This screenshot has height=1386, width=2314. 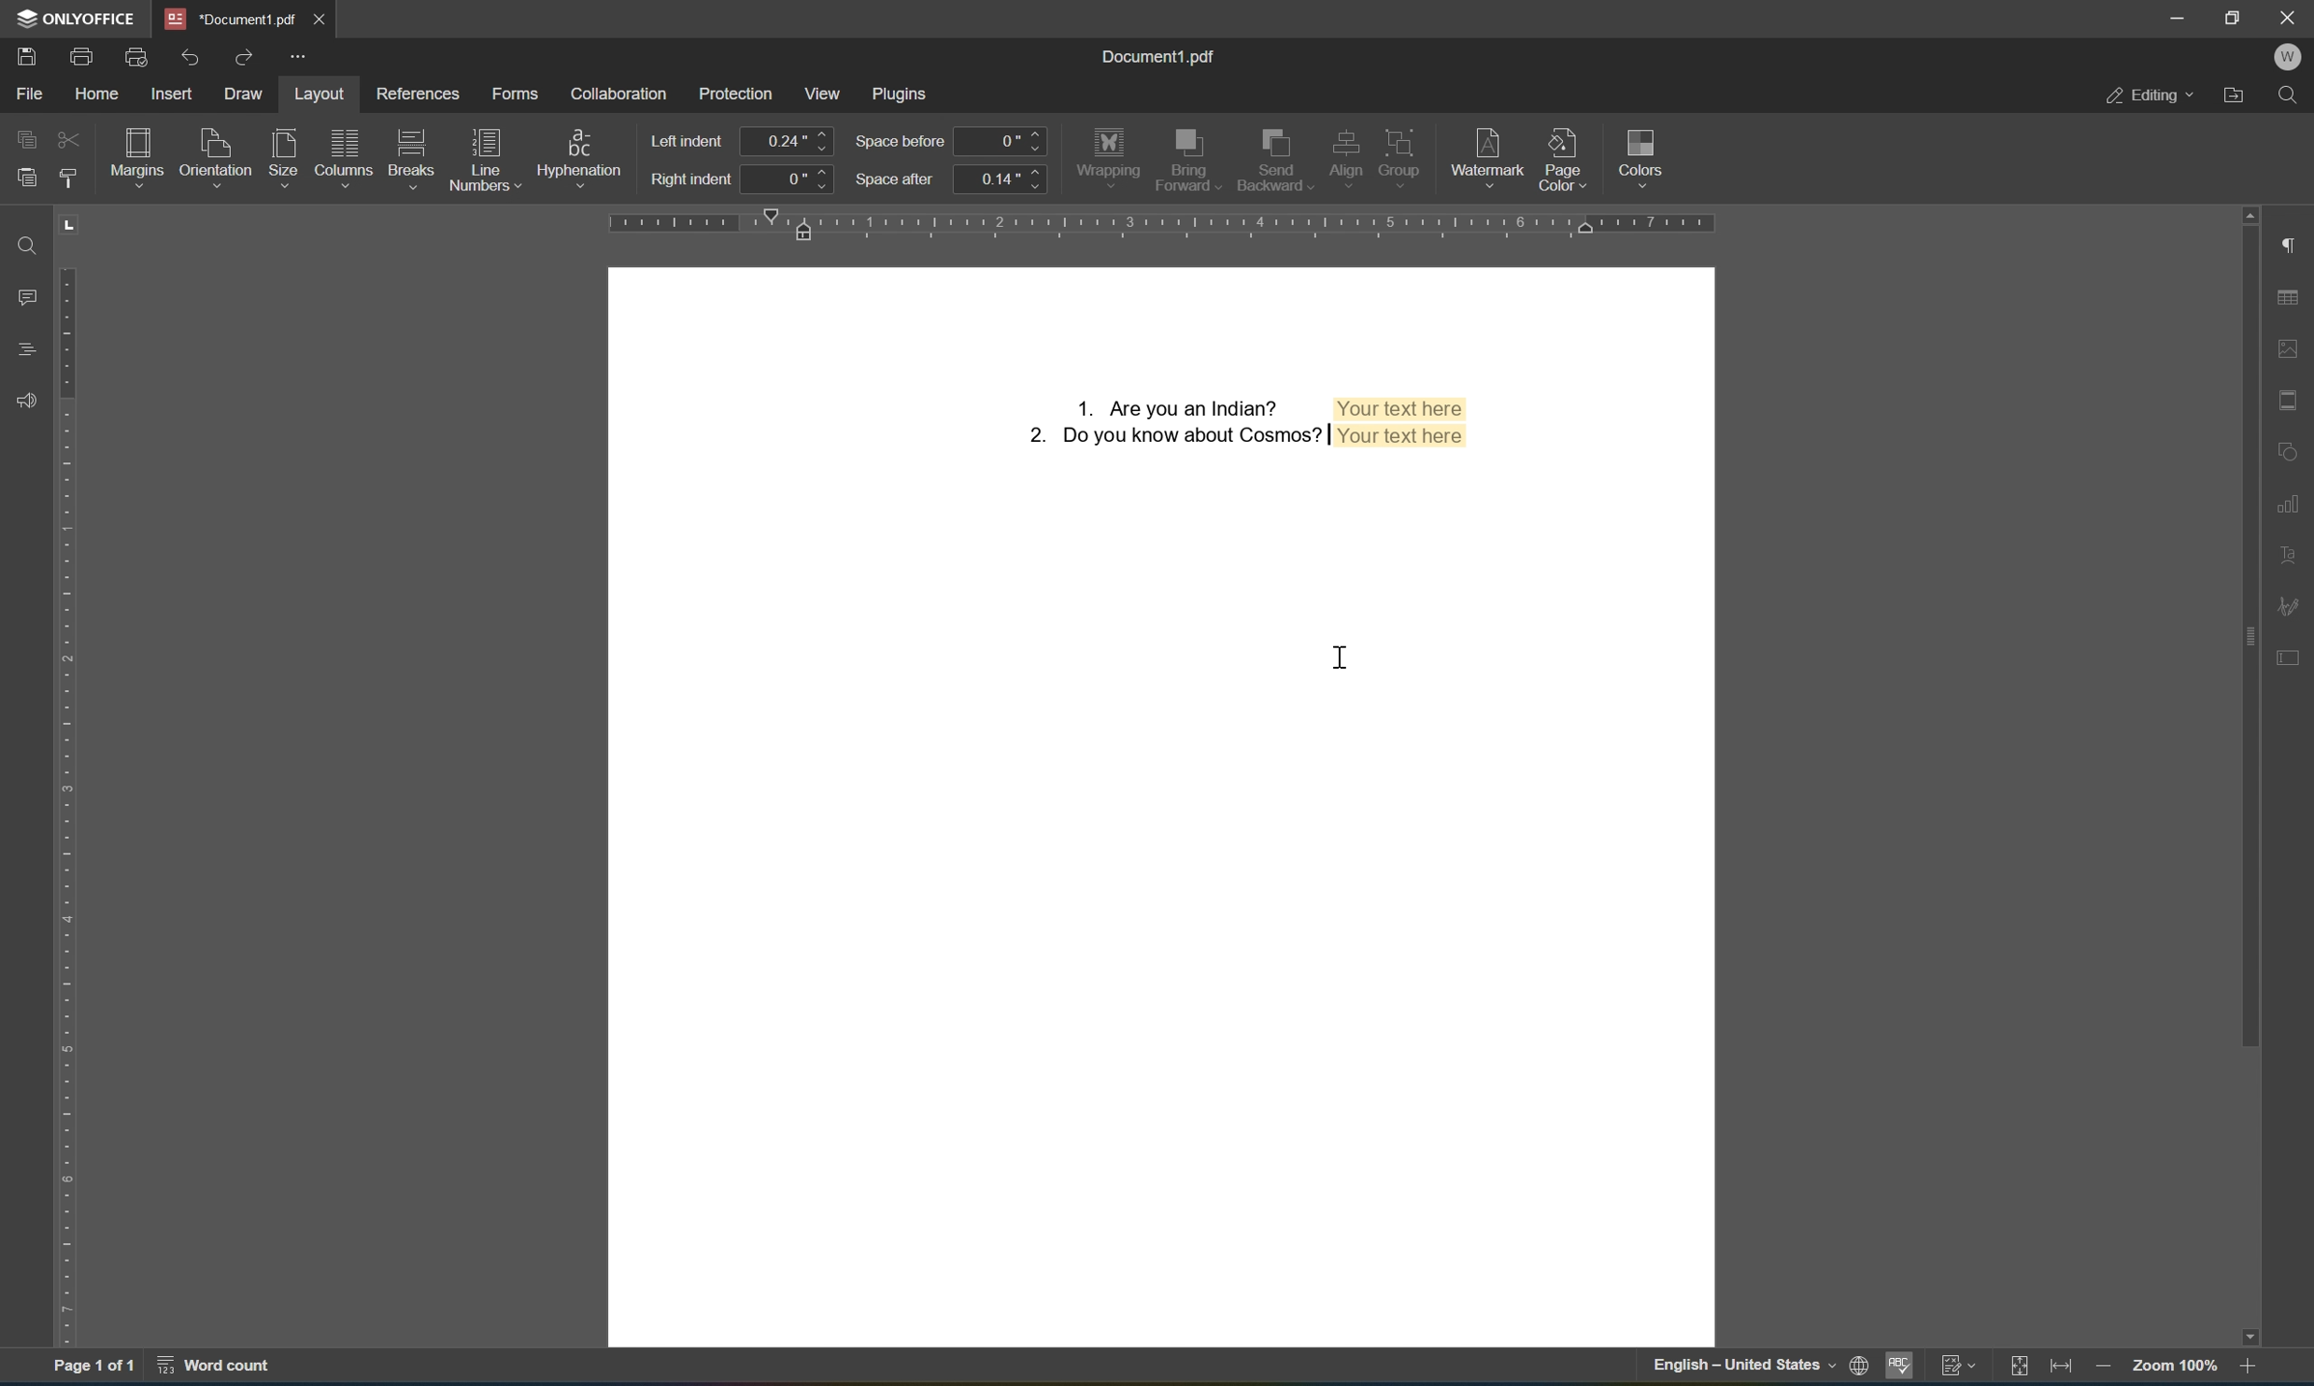 What do you see at coordinates (2291, 55) in the screenshot?
I see `W` at bounding box center [2291, 55].